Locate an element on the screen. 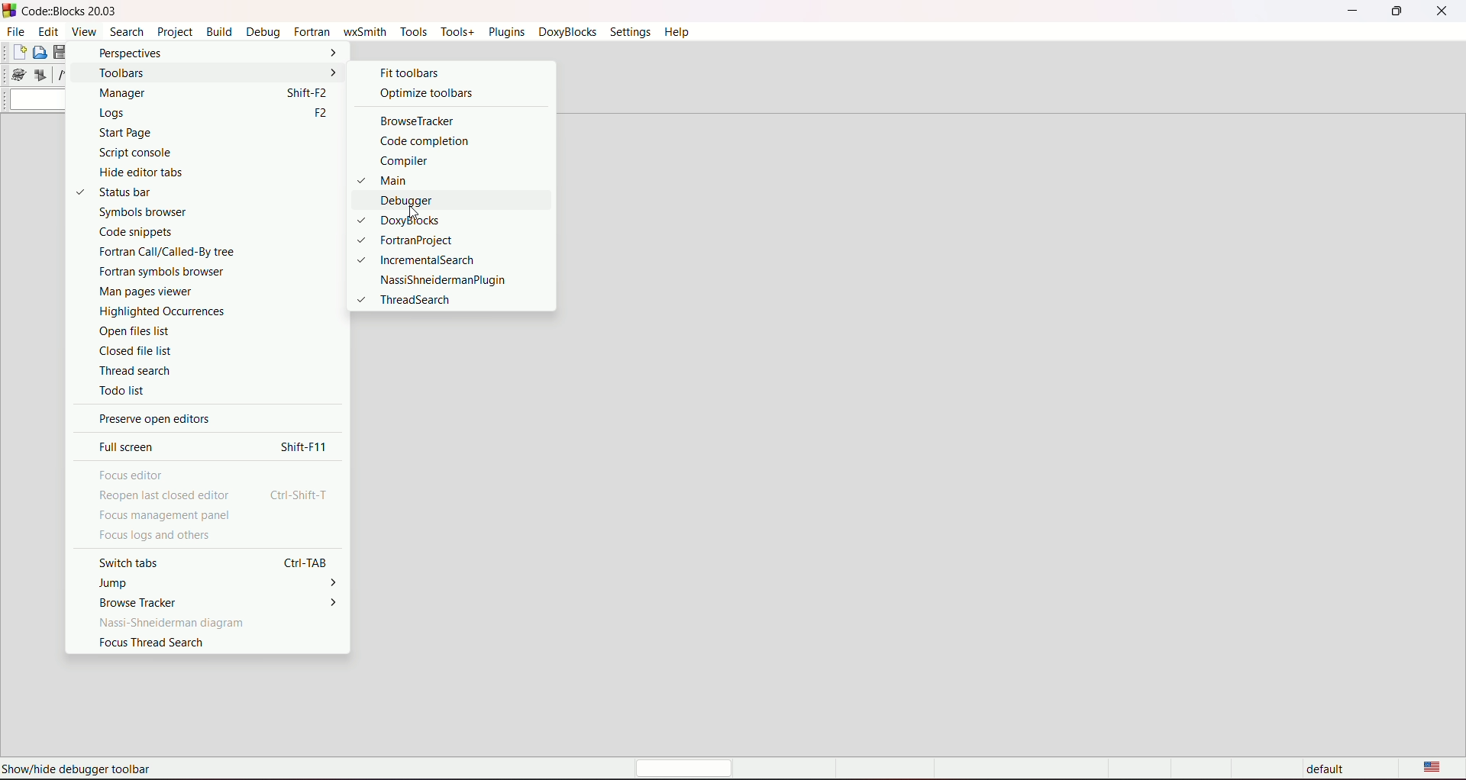 The height and width of the screenshot is (780, 1466). minimize is located at coordinates (1352, 10).